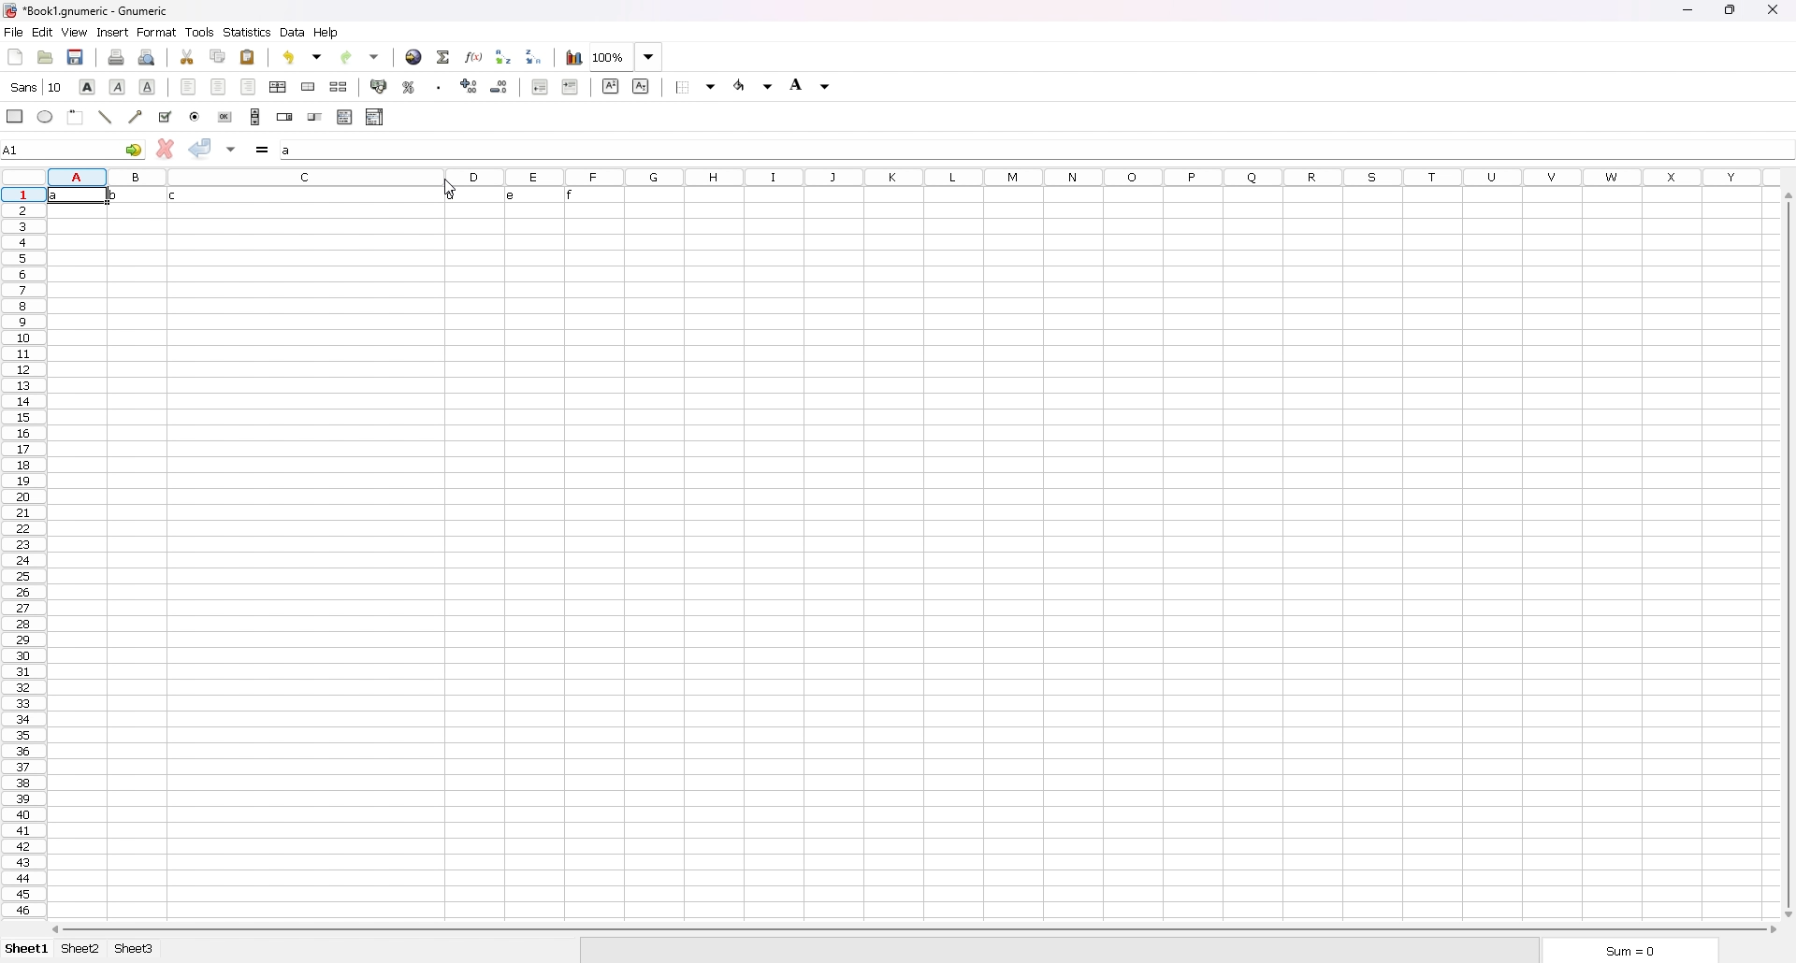 The image size is (1796, 963). I want to click on accept changes, so click(200, 149).